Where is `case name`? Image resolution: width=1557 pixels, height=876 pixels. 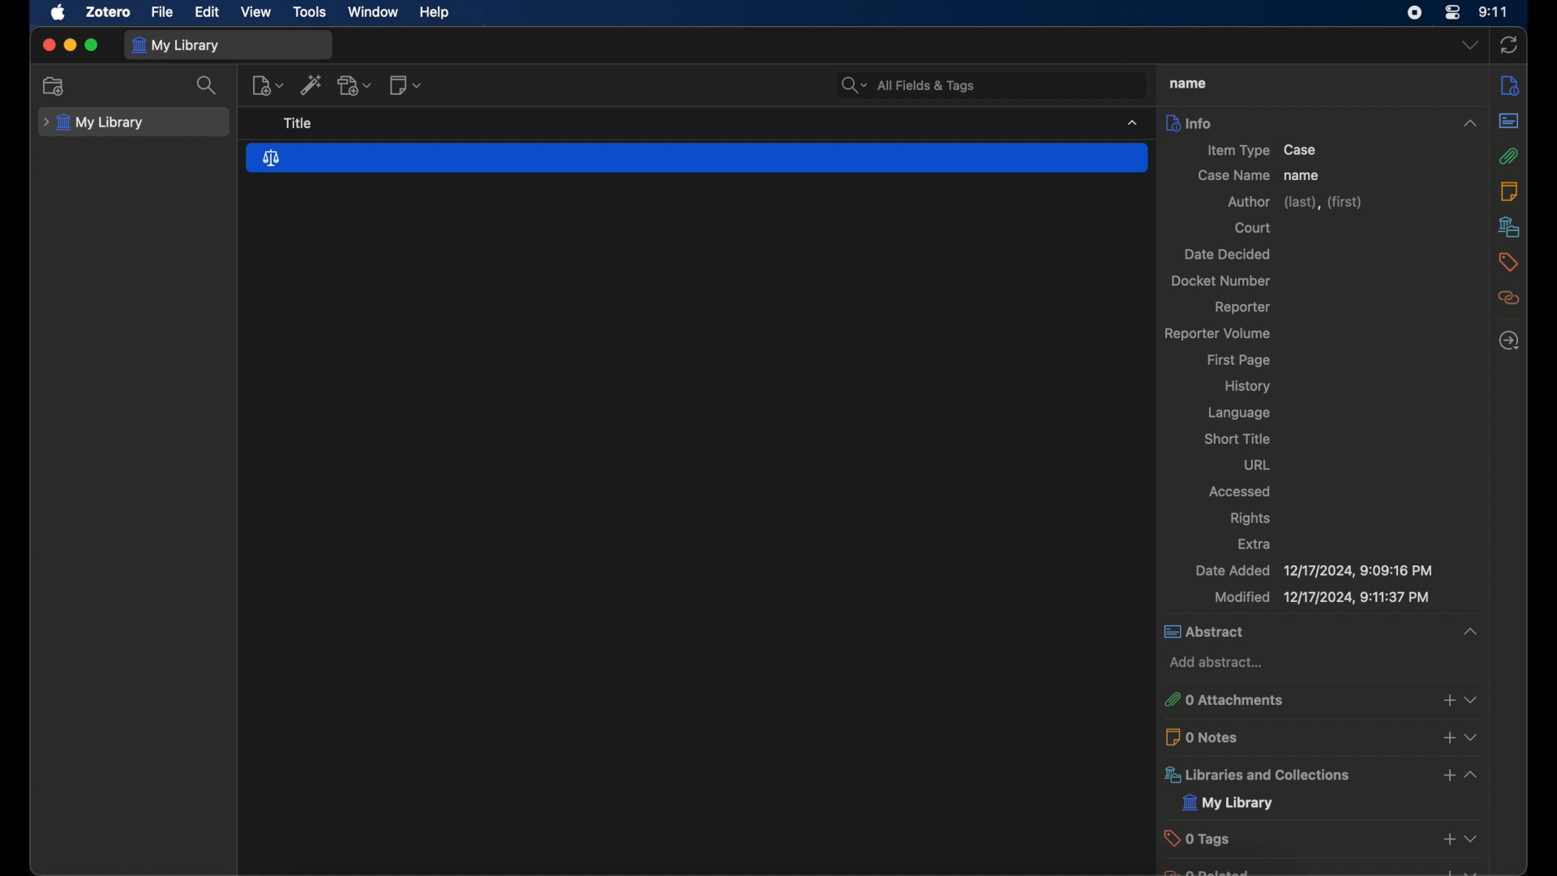
case name is located at coordinates (1232, 175).